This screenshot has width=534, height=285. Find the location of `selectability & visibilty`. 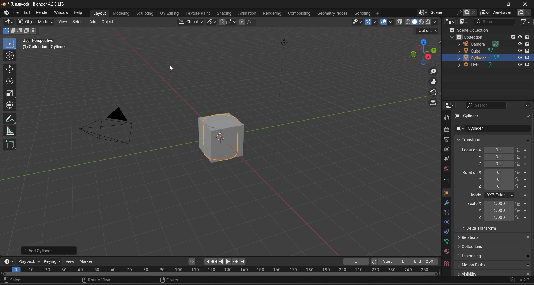

selectability & visibilty is located at coordinates (357, 22).